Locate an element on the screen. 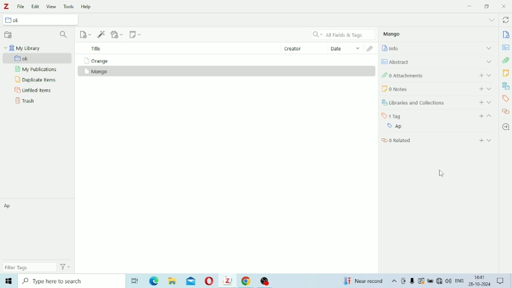 The height and width of the screenshot is (288, 512). ENG is located at coordinates (461, 280).